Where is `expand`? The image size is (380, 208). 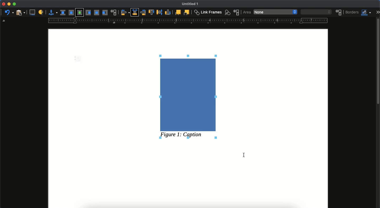
expand is located at coordinates (378, 12).